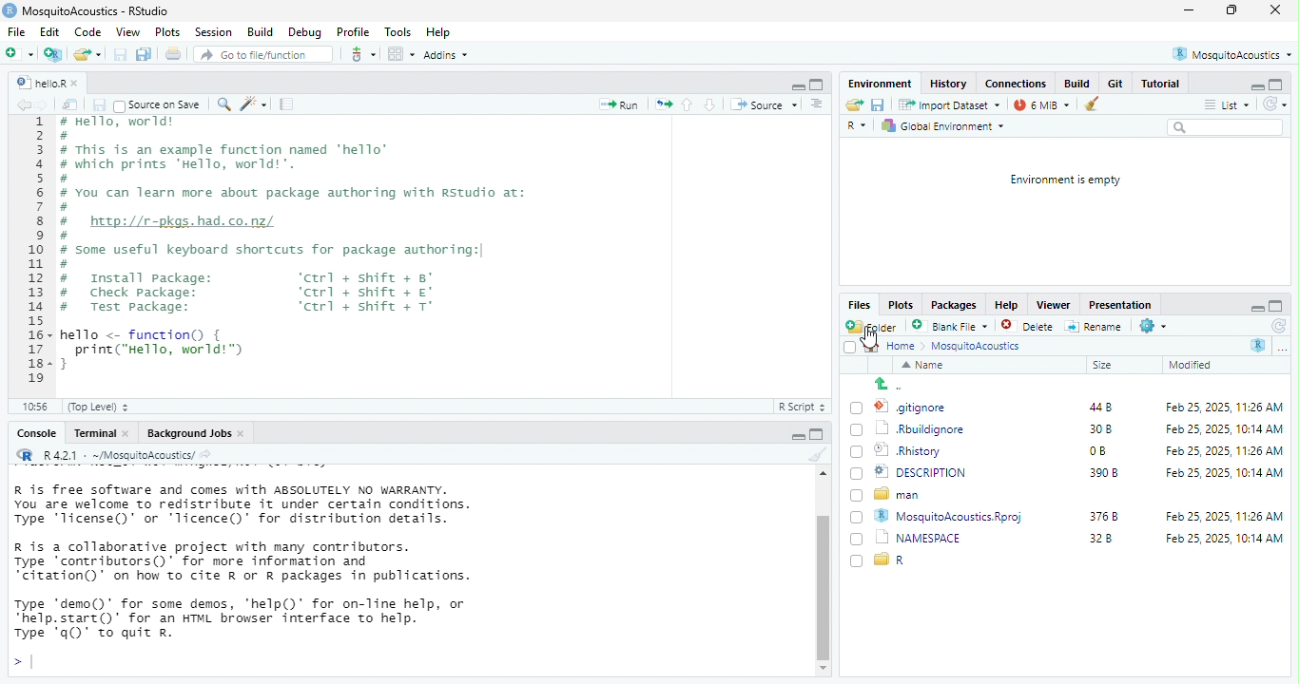 This screenshot has width=1299, height=684. What do you see at coordinates (363, 53) in the screenshot?
I see `git` at bounding box center [363, 53].